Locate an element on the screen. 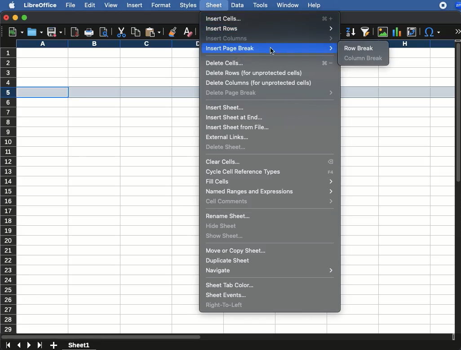 The width and height of the screenshot is (461, 350). insert sheet at end is located at coordinates (237, 118).